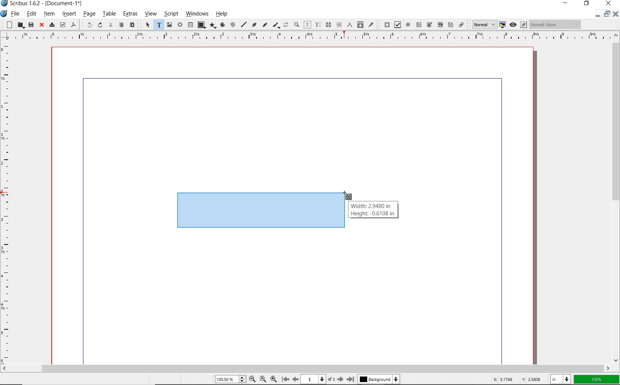  Describe the element at coordinates (150, 15) in the screenshot. I see `view` at that location.